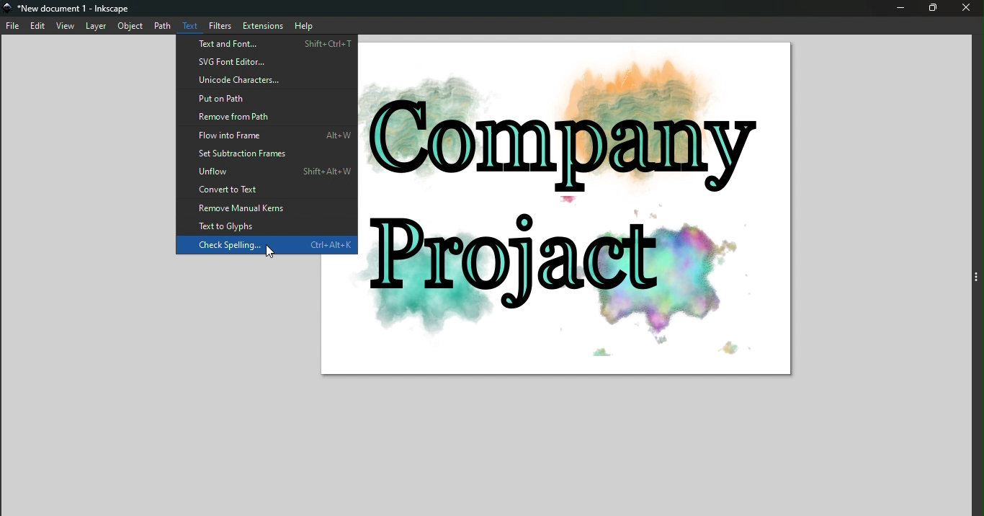  What do you see at coordinates (975, 279) in the screenshot?
I see `toggle command panel` at bounding box center [975, 279].